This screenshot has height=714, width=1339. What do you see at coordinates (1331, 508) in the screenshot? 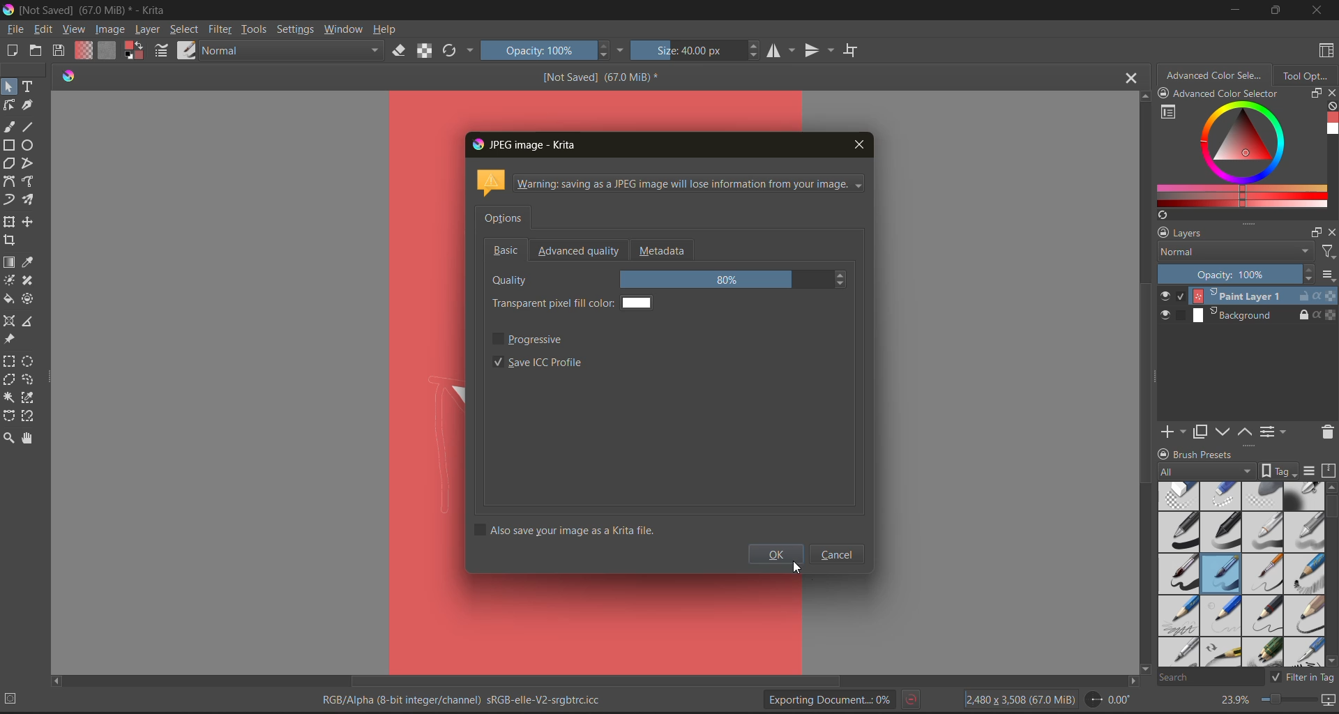
I see `horizontal scroll bar` at bounding box center [1331, 508].